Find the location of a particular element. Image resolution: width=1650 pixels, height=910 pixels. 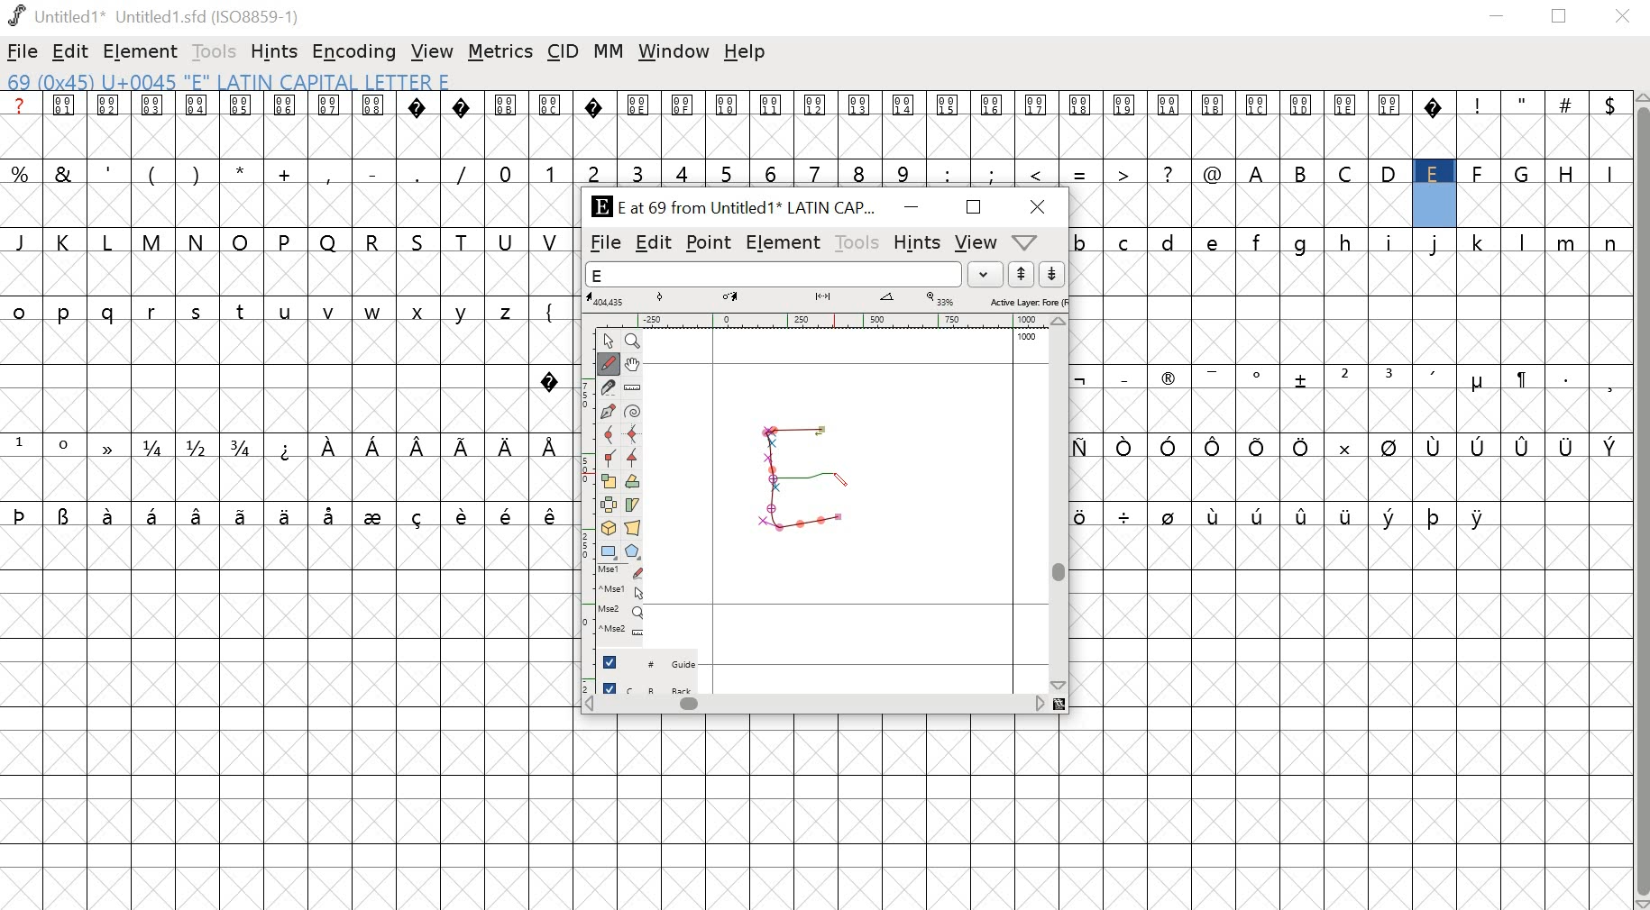

encoding is located at coordinates (354, 52).